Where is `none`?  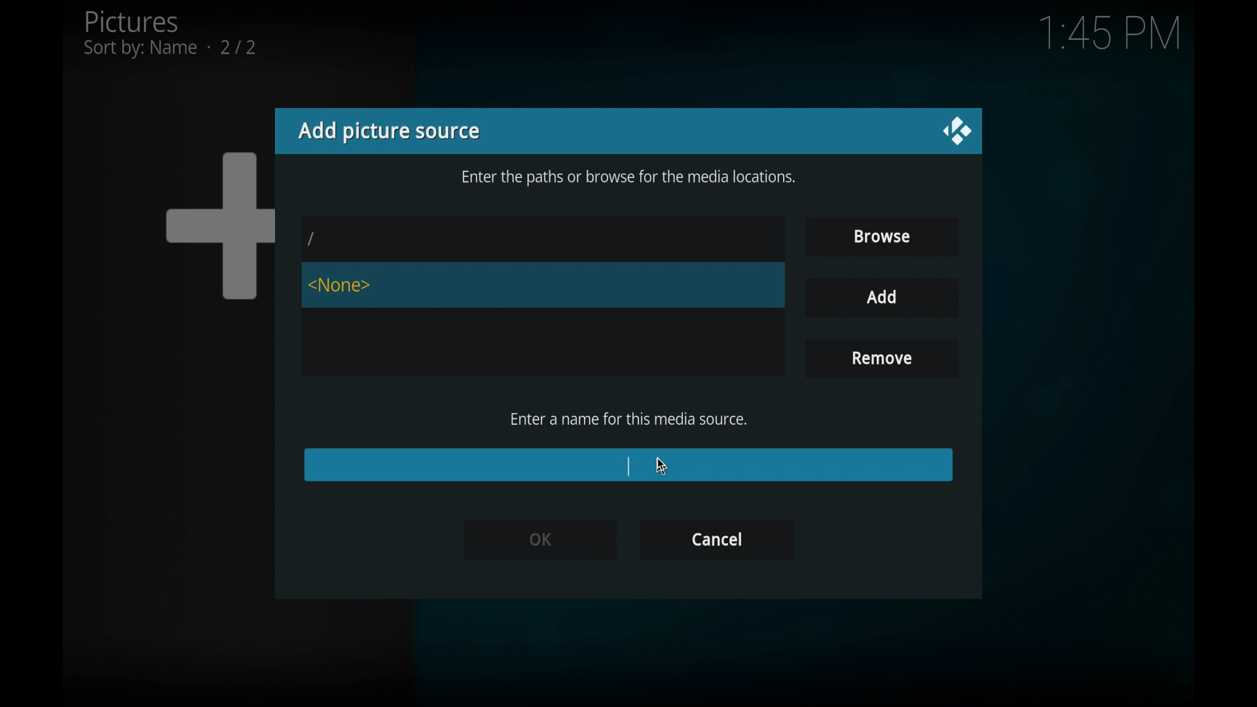
none is located at coordinates (340, 285).